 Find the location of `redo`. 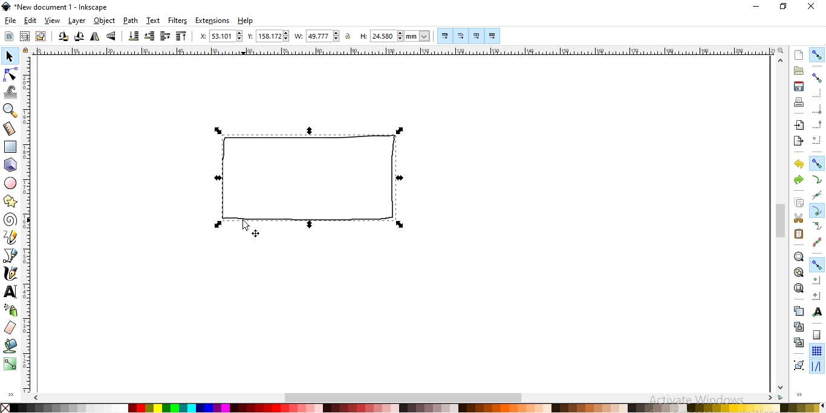

redo is located at coordinates (798, 179).